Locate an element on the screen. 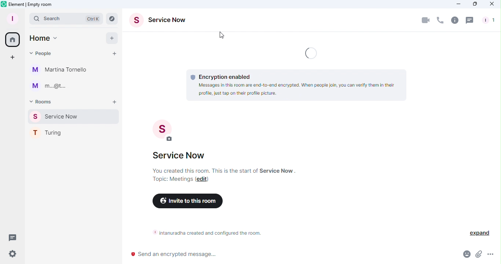 This screenshot has height=264, width=501. Martina Tornello is located at coordinates (61, 70).